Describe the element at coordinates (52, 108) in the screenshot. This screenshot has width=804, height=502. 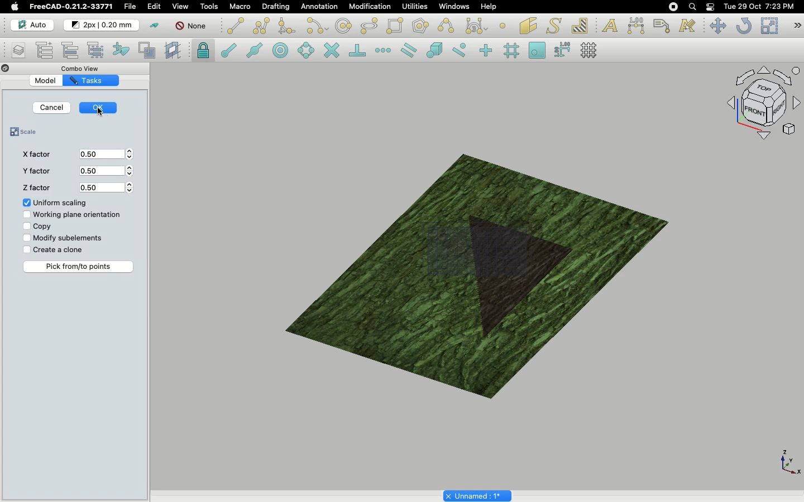
I see `Cancel` at that location.